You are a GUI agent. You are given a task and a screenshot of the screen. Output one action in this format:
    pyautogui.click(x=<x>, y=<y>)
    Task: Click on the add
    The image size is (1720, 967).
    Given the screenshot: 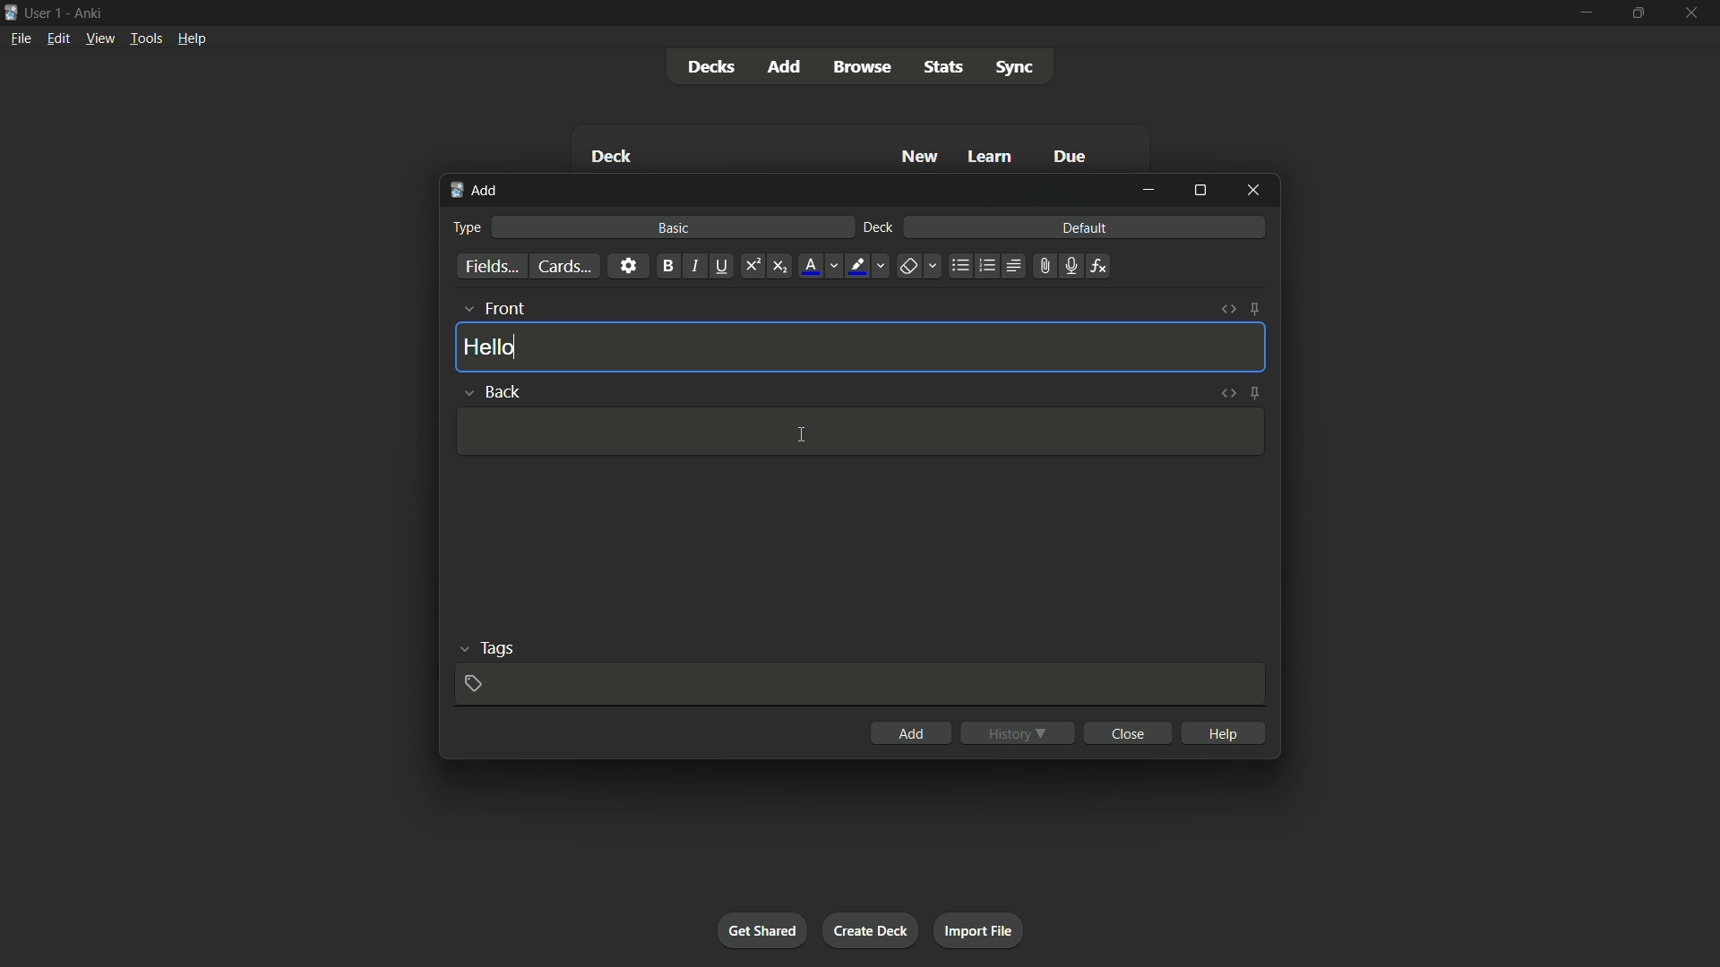 What is the action you would take?
    pyautogui.click(x=913, y=732)
    